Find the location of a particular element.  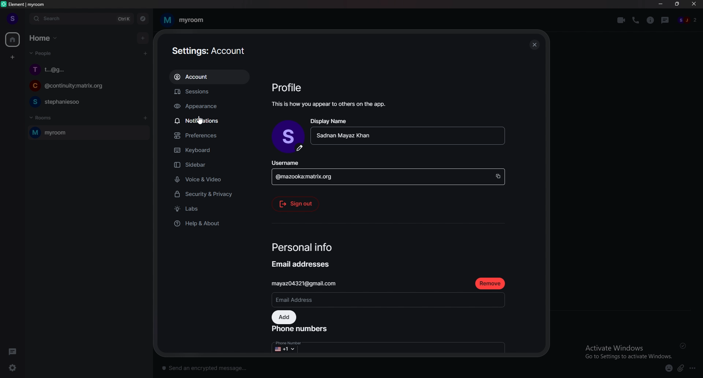

input email address is located at coordinates (390, 299).